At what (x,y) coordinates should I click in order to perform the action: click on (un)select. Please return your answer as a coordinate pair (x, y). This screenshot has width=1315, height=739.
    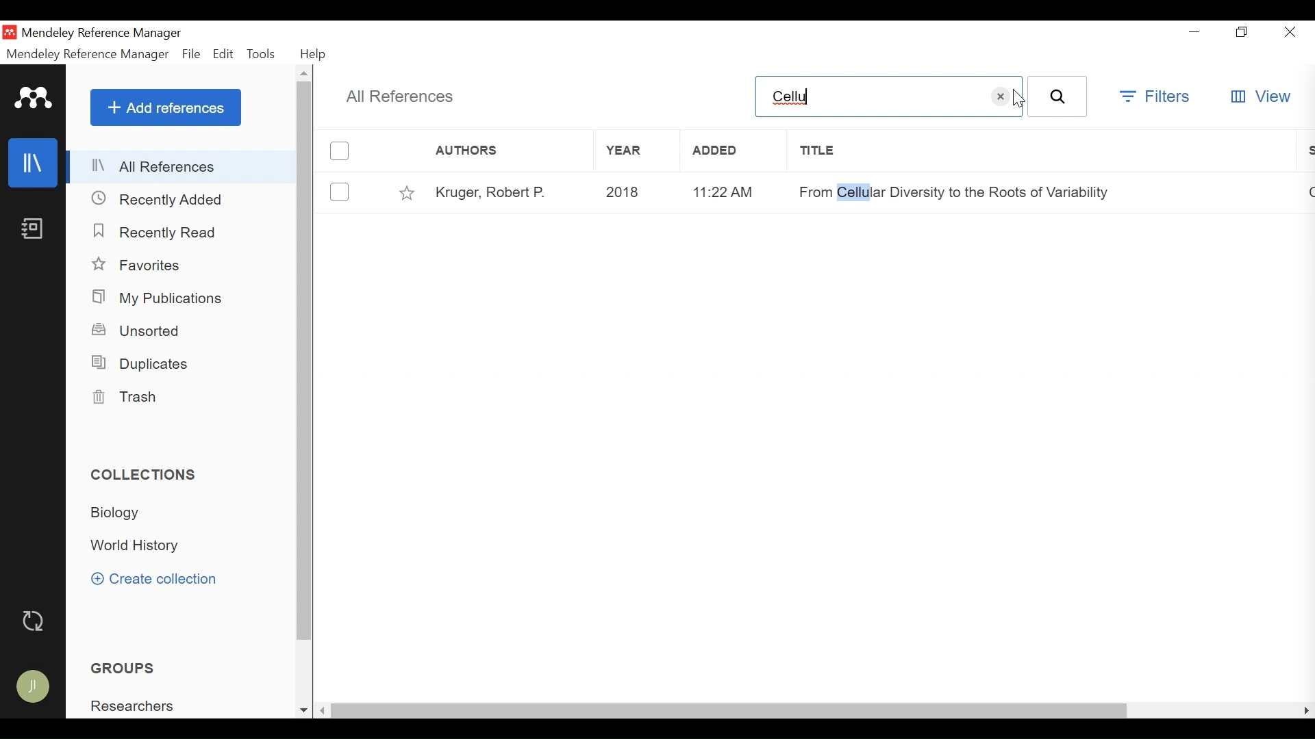
    Looking at the image, I should click on (340, 192).